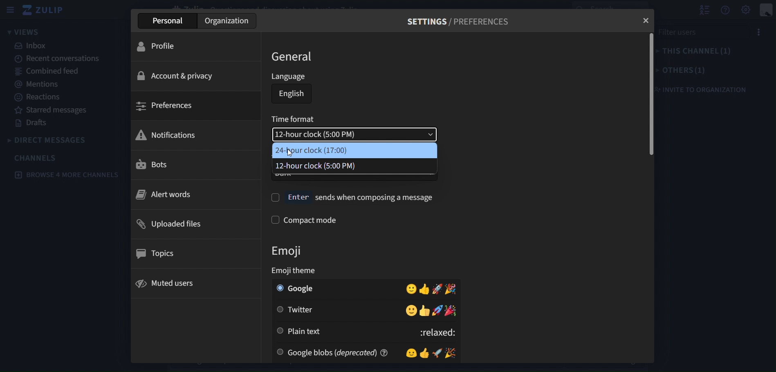  I want to click on alert words, so click(194, 195).